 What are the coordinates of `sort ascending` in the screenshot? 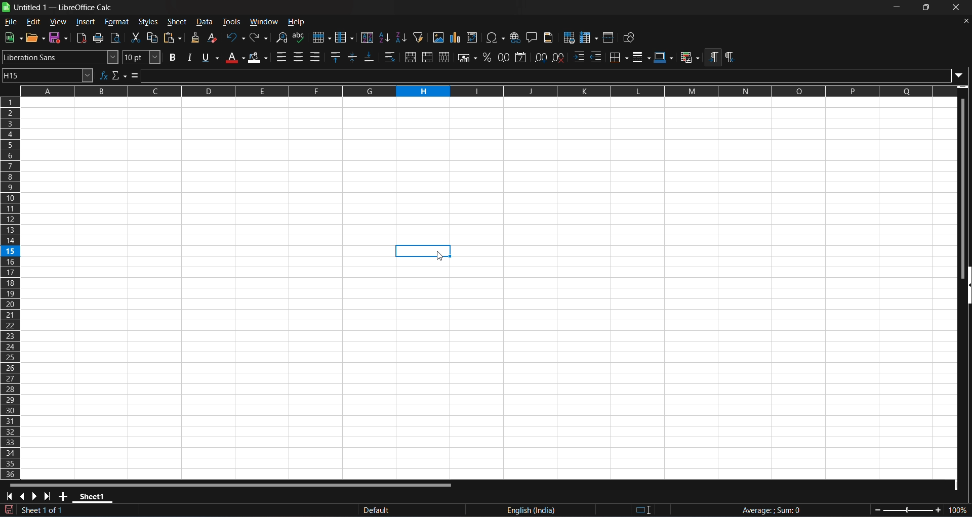 It's located at (385, 38).